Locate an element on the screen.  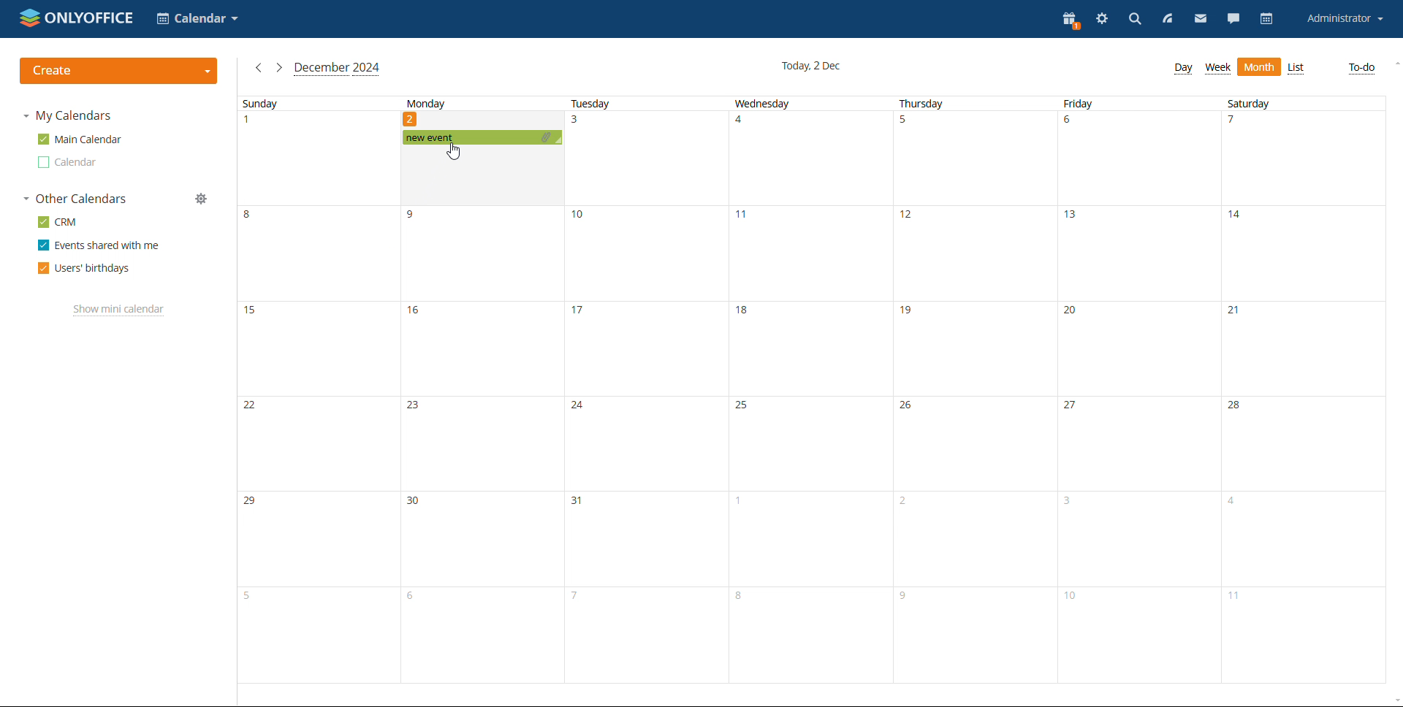
search is located at coordinates (1133, 20).